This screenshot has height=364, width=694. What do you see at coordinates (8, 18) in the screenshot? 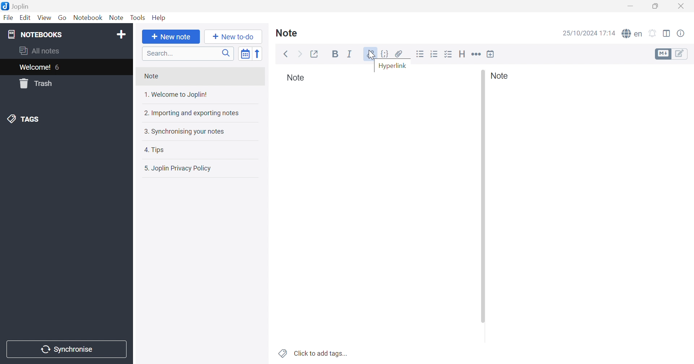
I see `File` at bounding box center [8, 18].